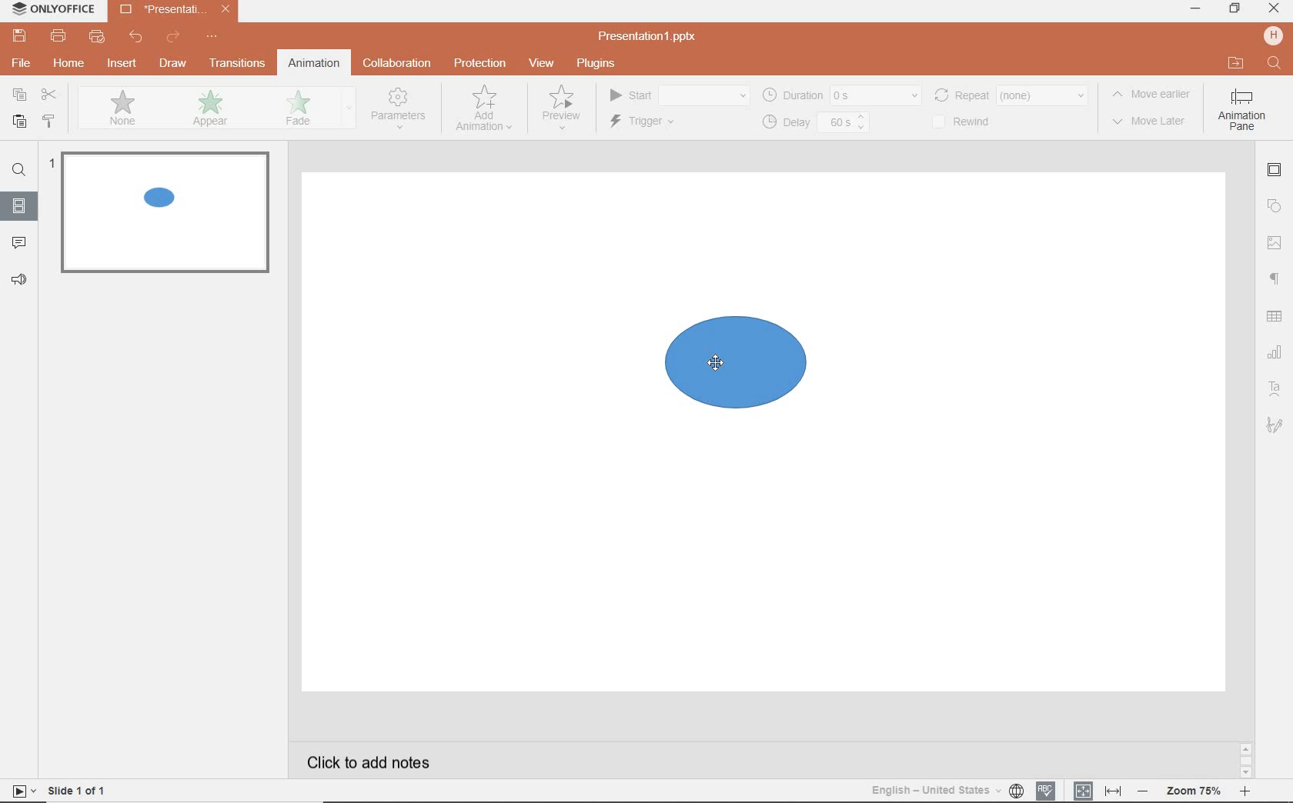  Describe the element at coordinates (19, 207) in the screenshot. I see `slide` at that location.